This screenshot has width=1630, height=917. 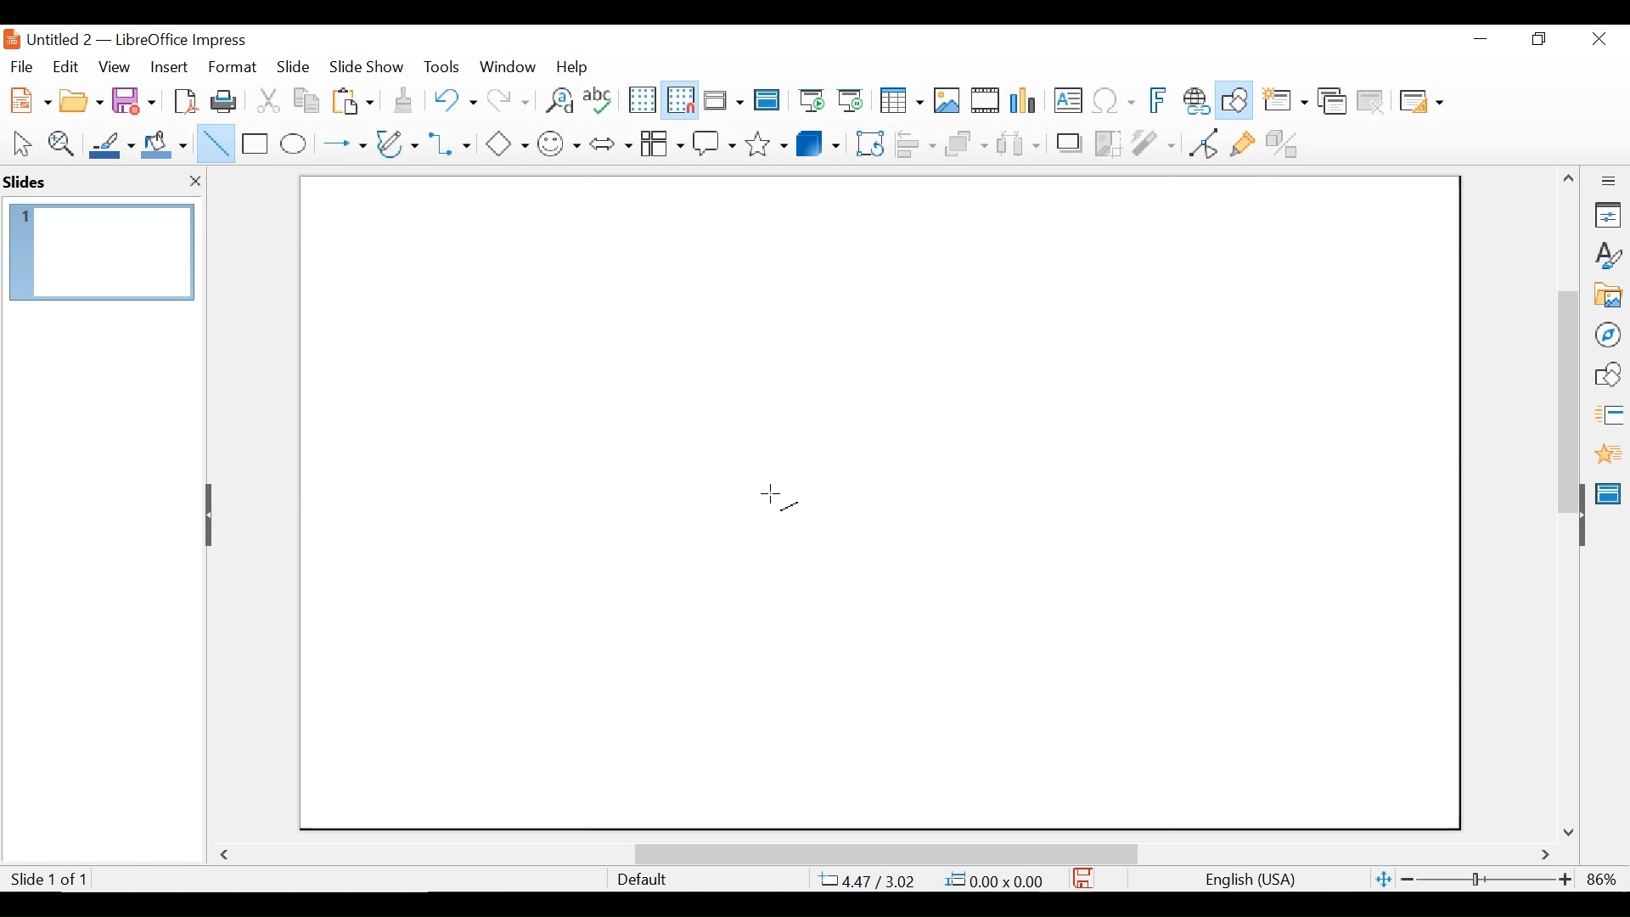 What do you see at coordinates (1284, 102) in the screenshot?
I see `New slide` at bounding box center [1284, 102].